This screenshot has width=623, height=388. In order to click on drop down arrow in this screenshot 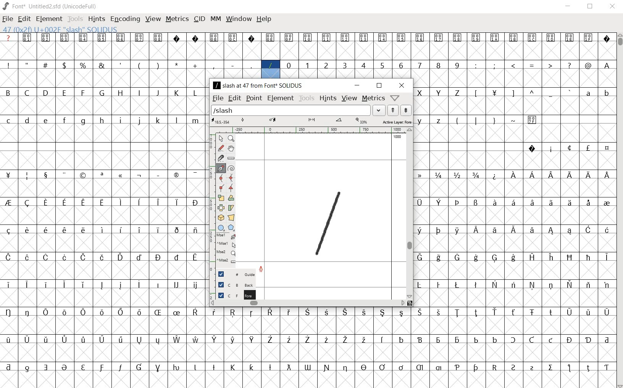, I will do `click(379, 111)`.